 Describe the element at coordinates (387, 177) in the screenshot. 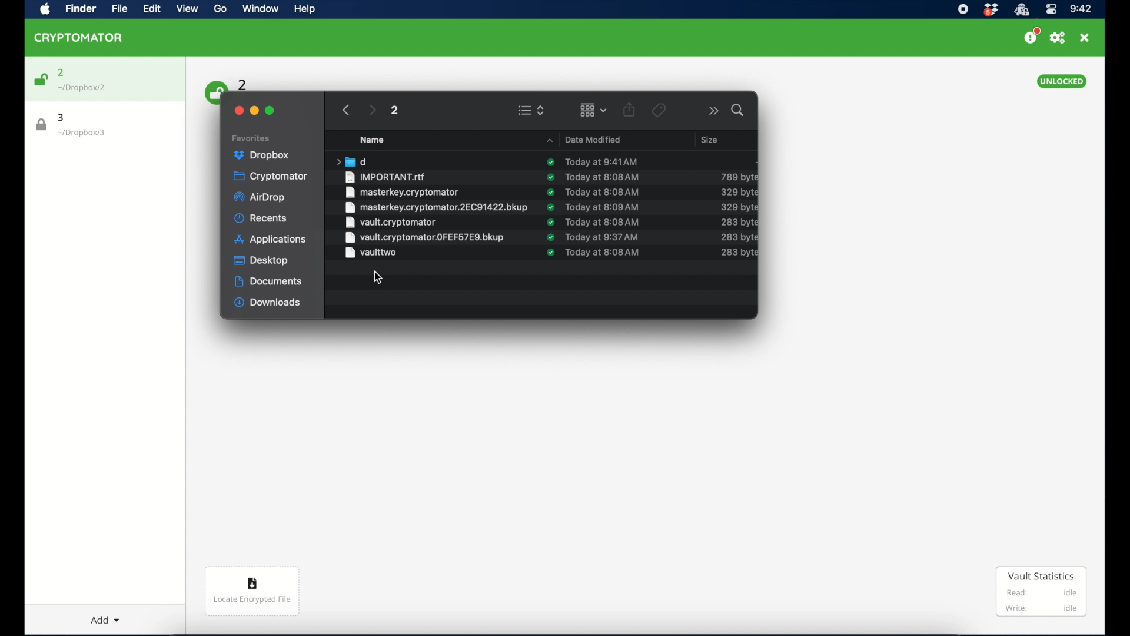

I see `important` at that location.